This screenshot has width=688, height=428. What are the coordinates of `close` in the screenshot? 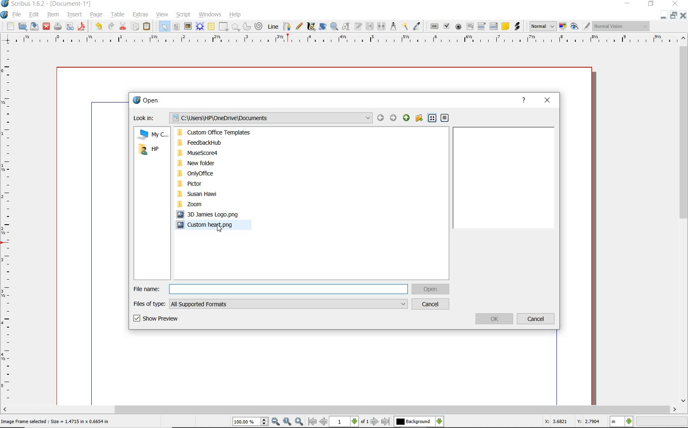 It's located at (547, 100).